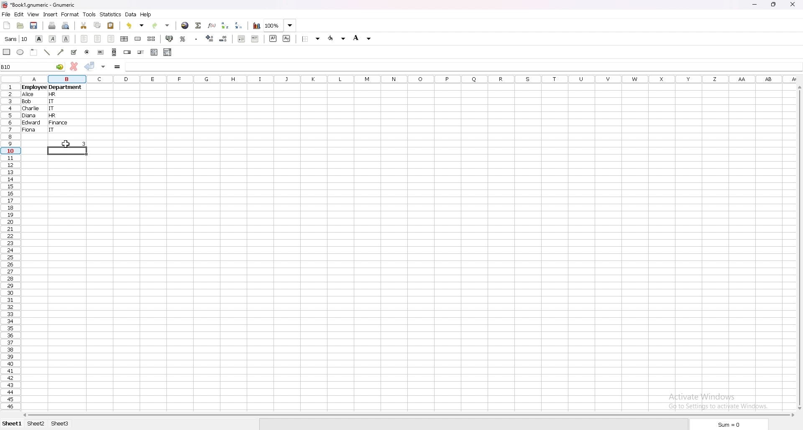 The image size is (803, 430). I want to click on Finance, so click(59, 123).